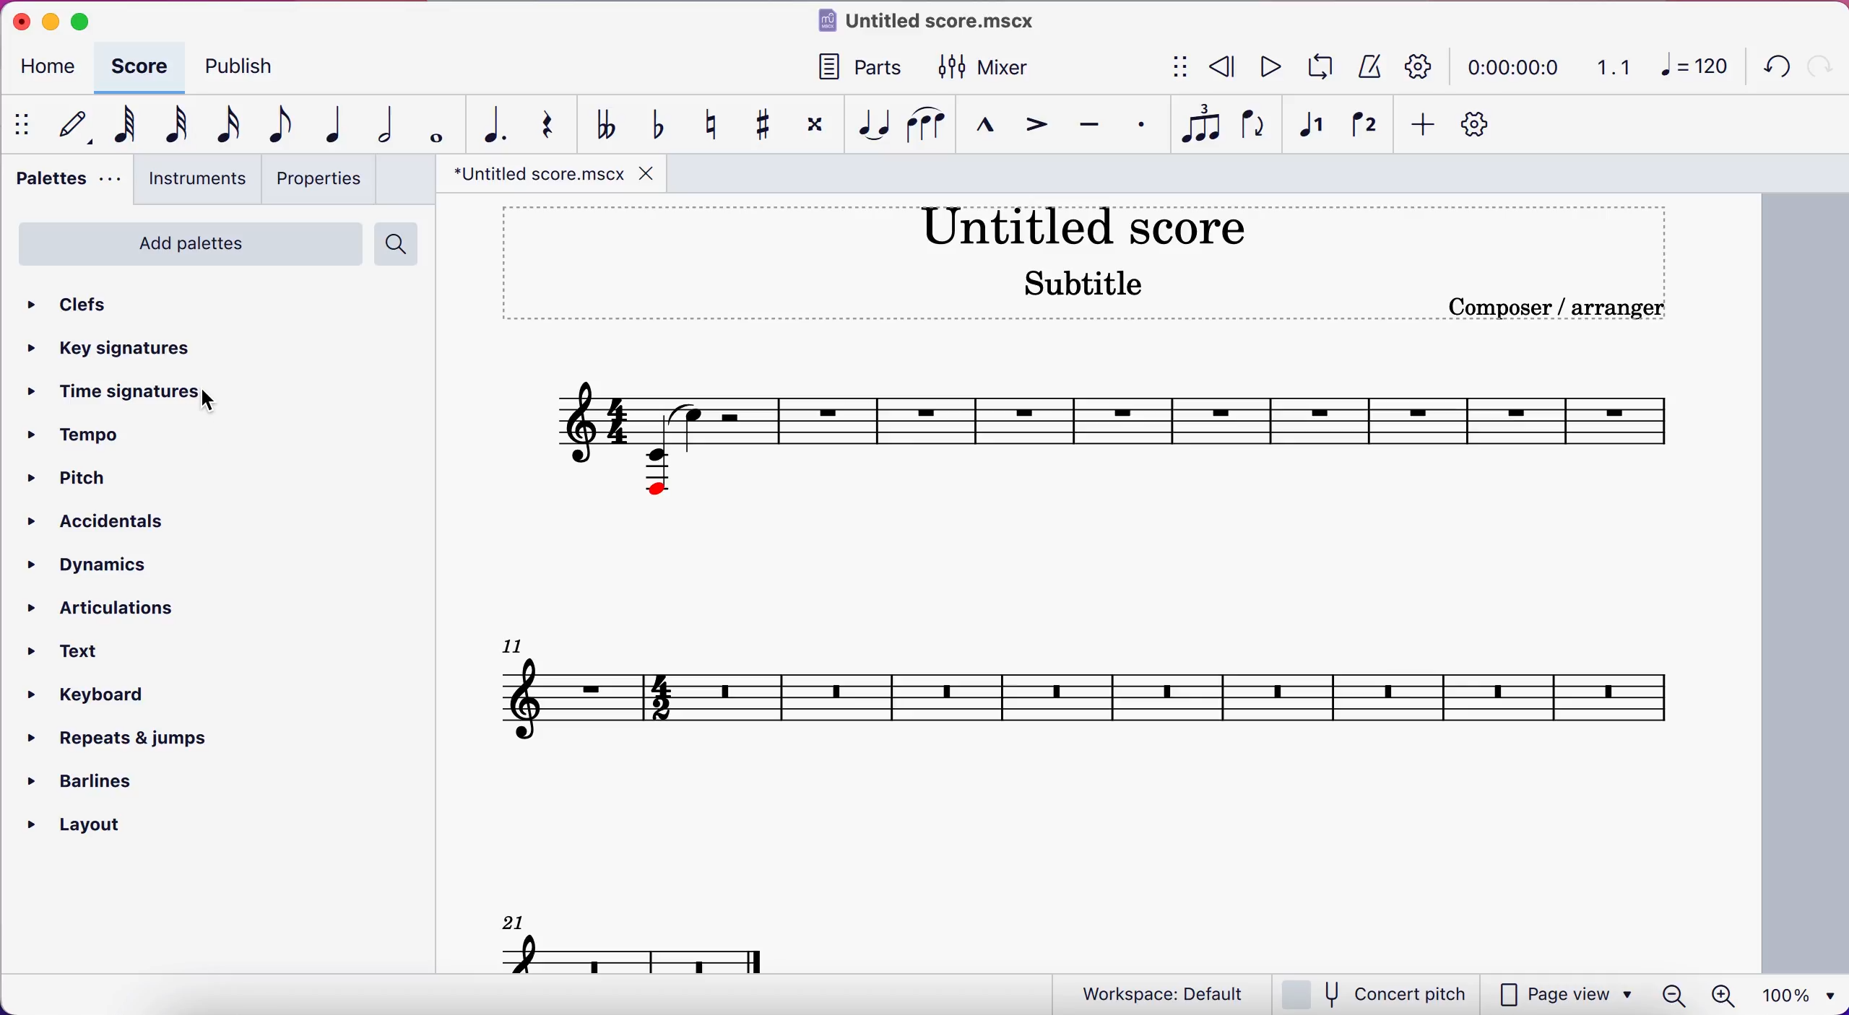  Describe the element at coordinates (223, 125) in the screenshot. I see `16th note` at that location.